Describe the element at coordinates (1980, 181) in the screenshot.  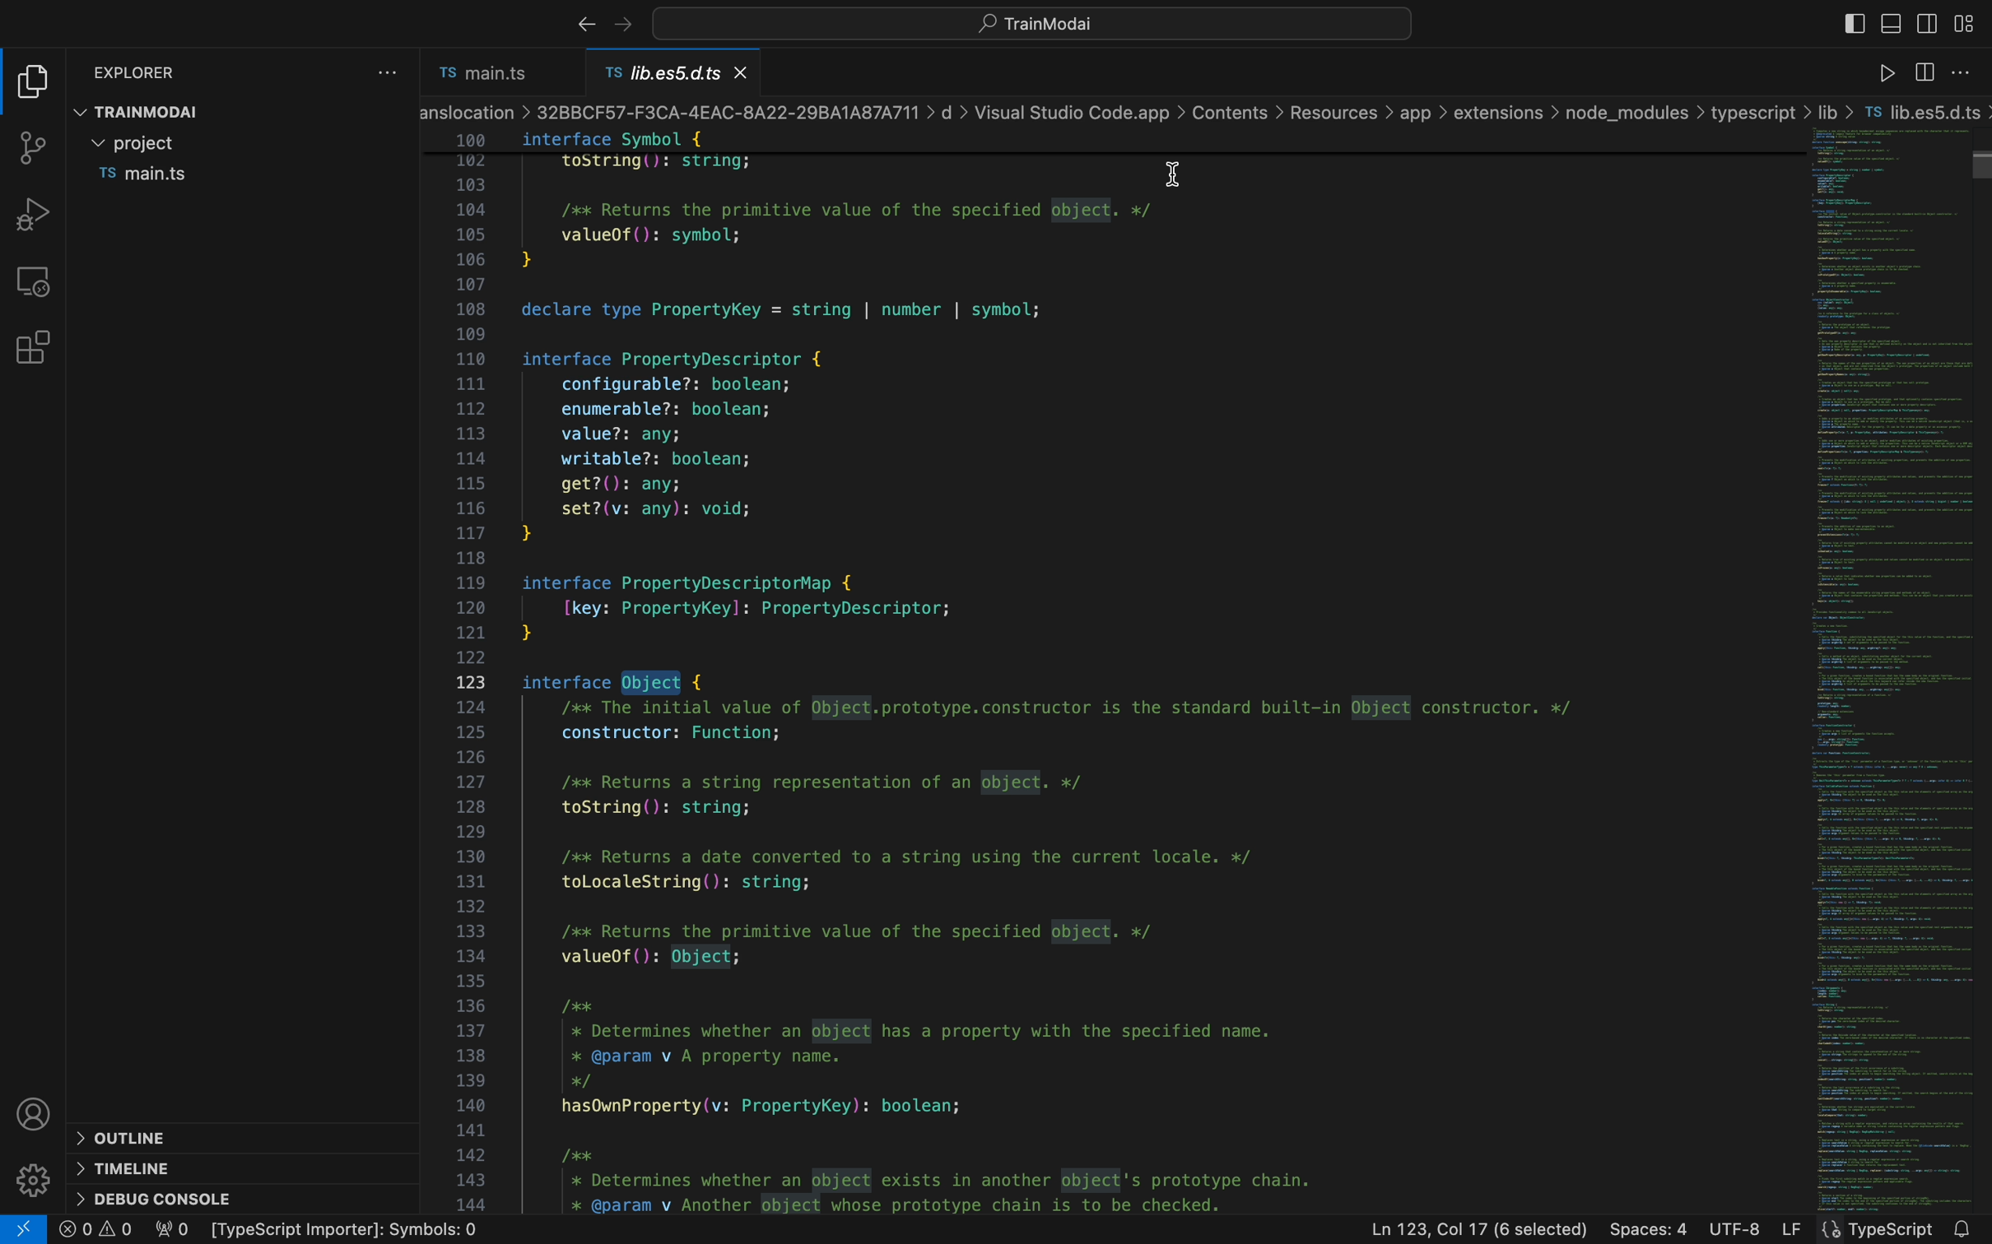
I see `scroll bar` at that location.